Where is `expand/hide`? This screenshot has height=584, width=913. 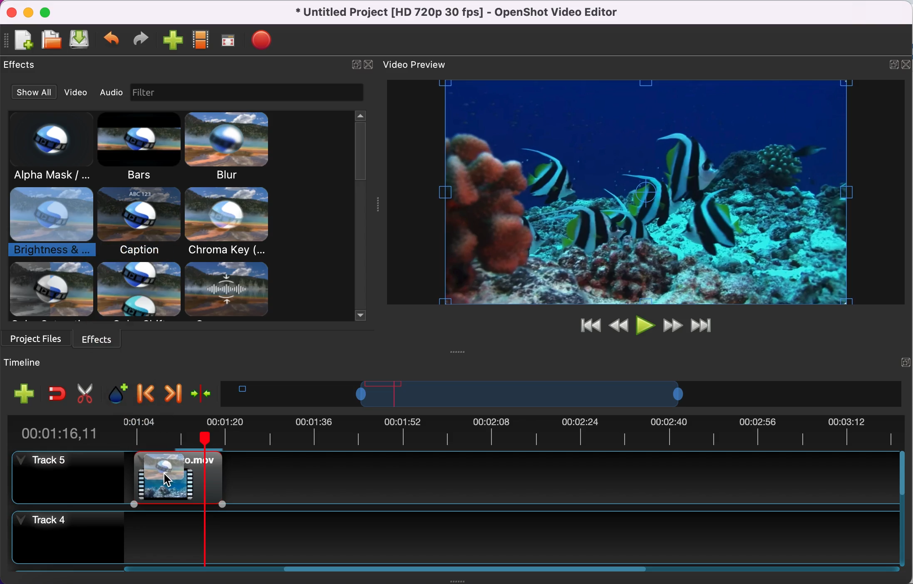
expand/hide is located at coordinates (353, 63).